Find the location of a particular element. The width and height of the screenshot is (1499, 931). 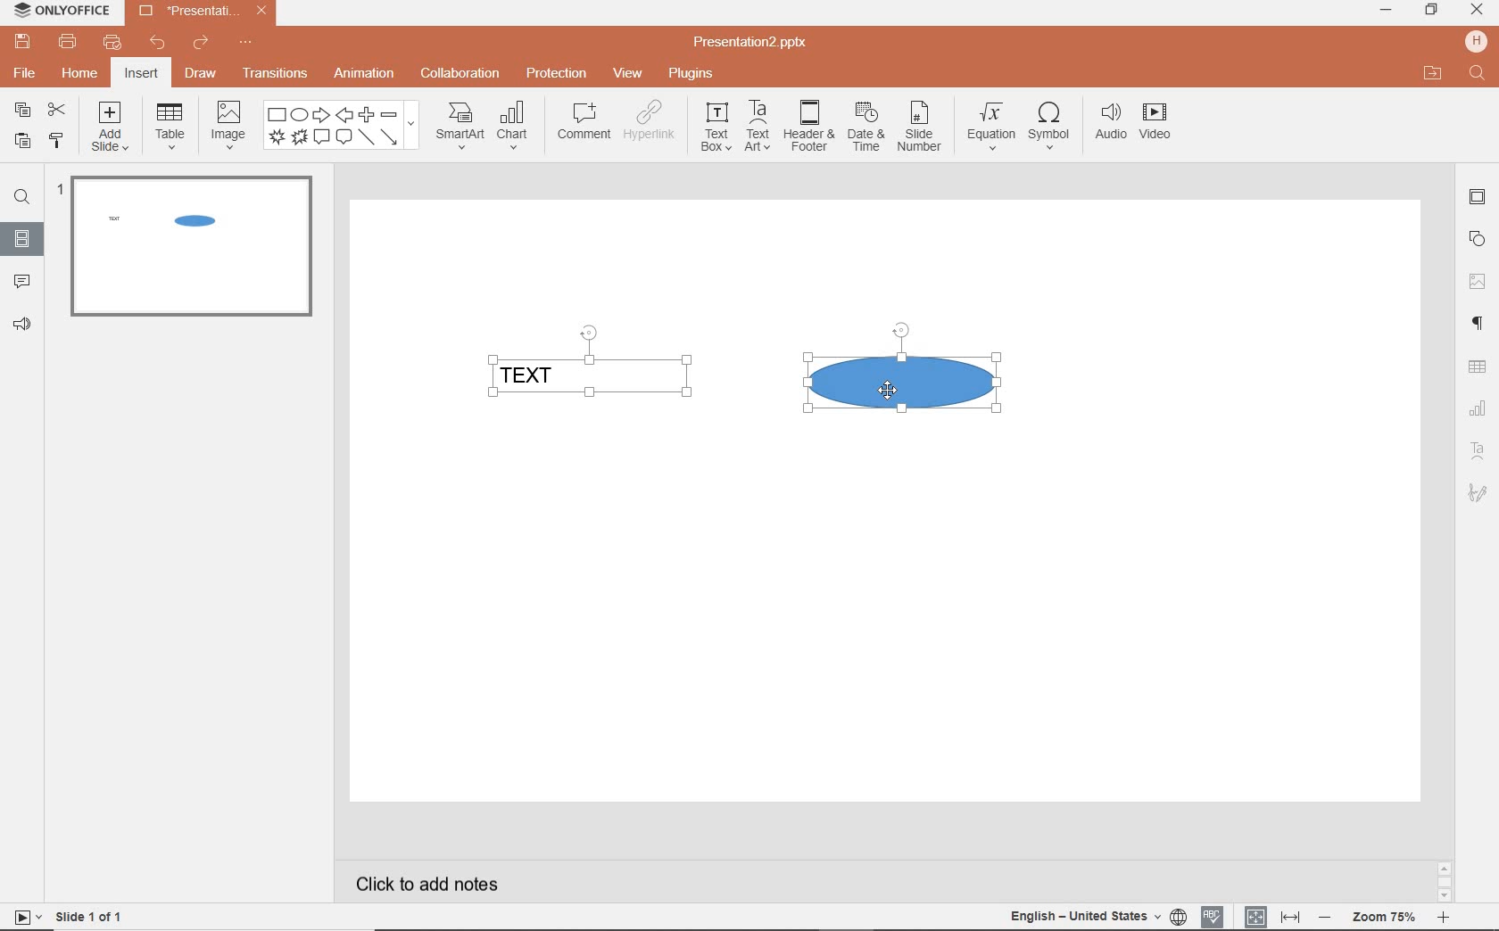

save is located at coordinates (20, 41).